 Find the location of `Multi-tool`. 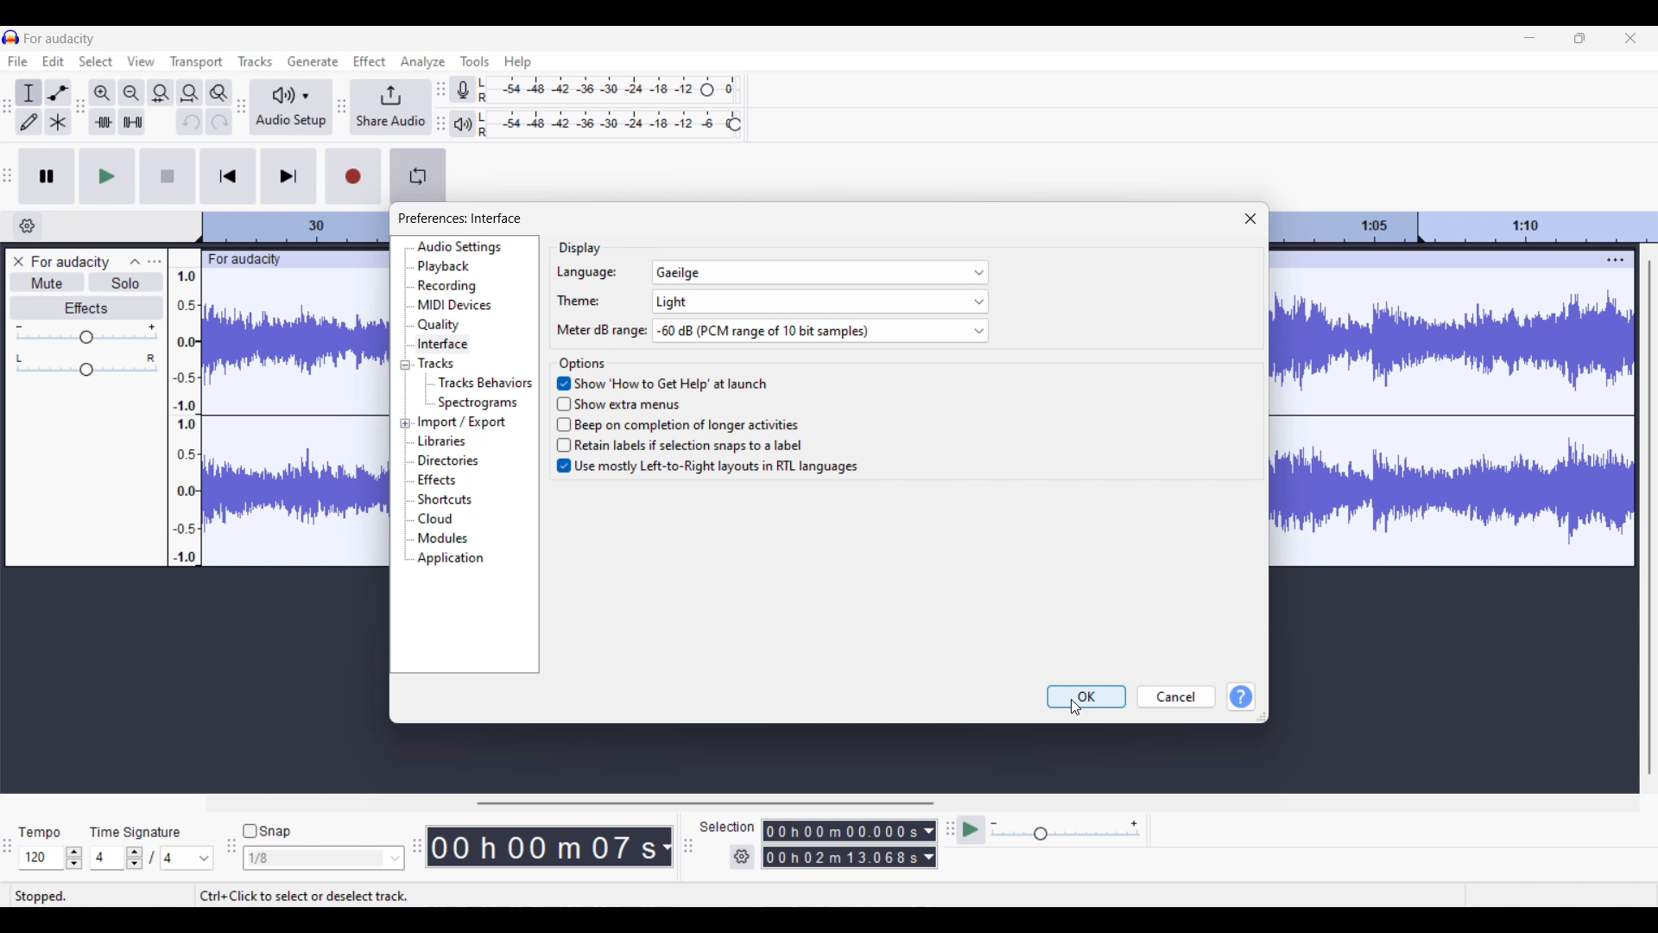

Multi-tool is located at coordinates (58, 121).